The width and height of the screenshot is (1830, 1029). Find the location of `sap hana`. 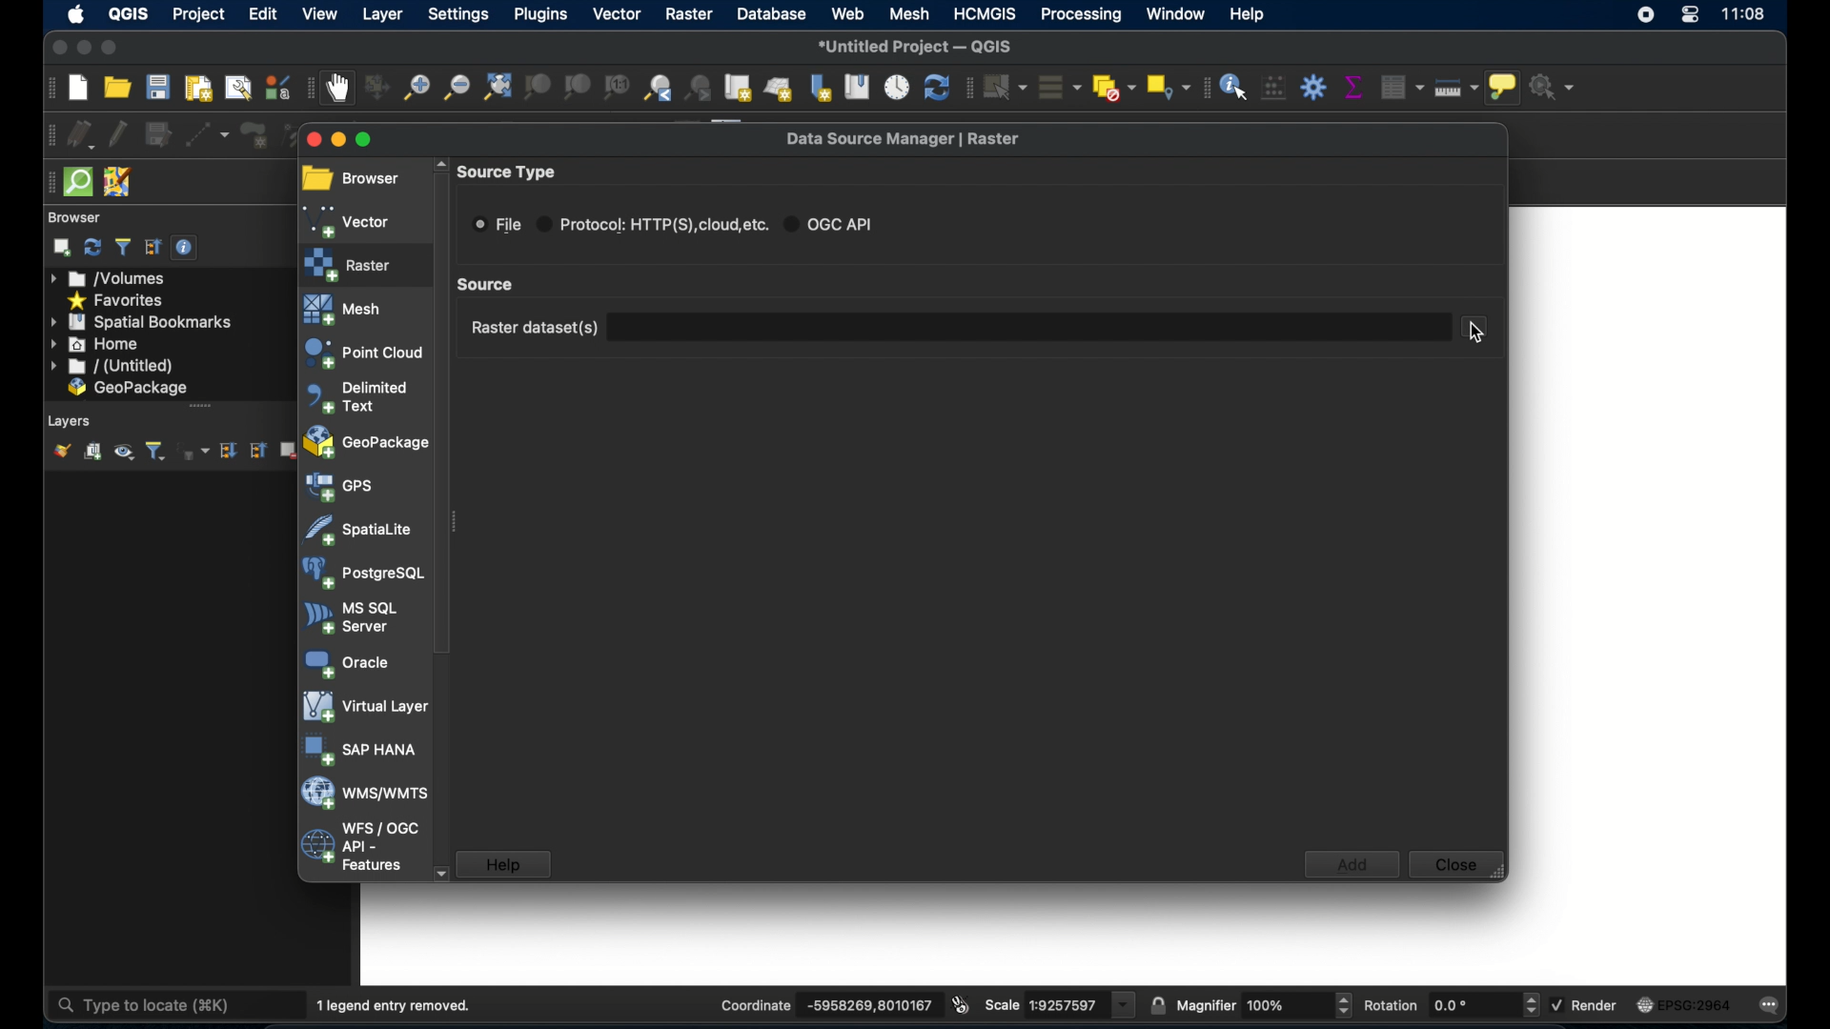

sap hana is located at coordinates (362, 749).